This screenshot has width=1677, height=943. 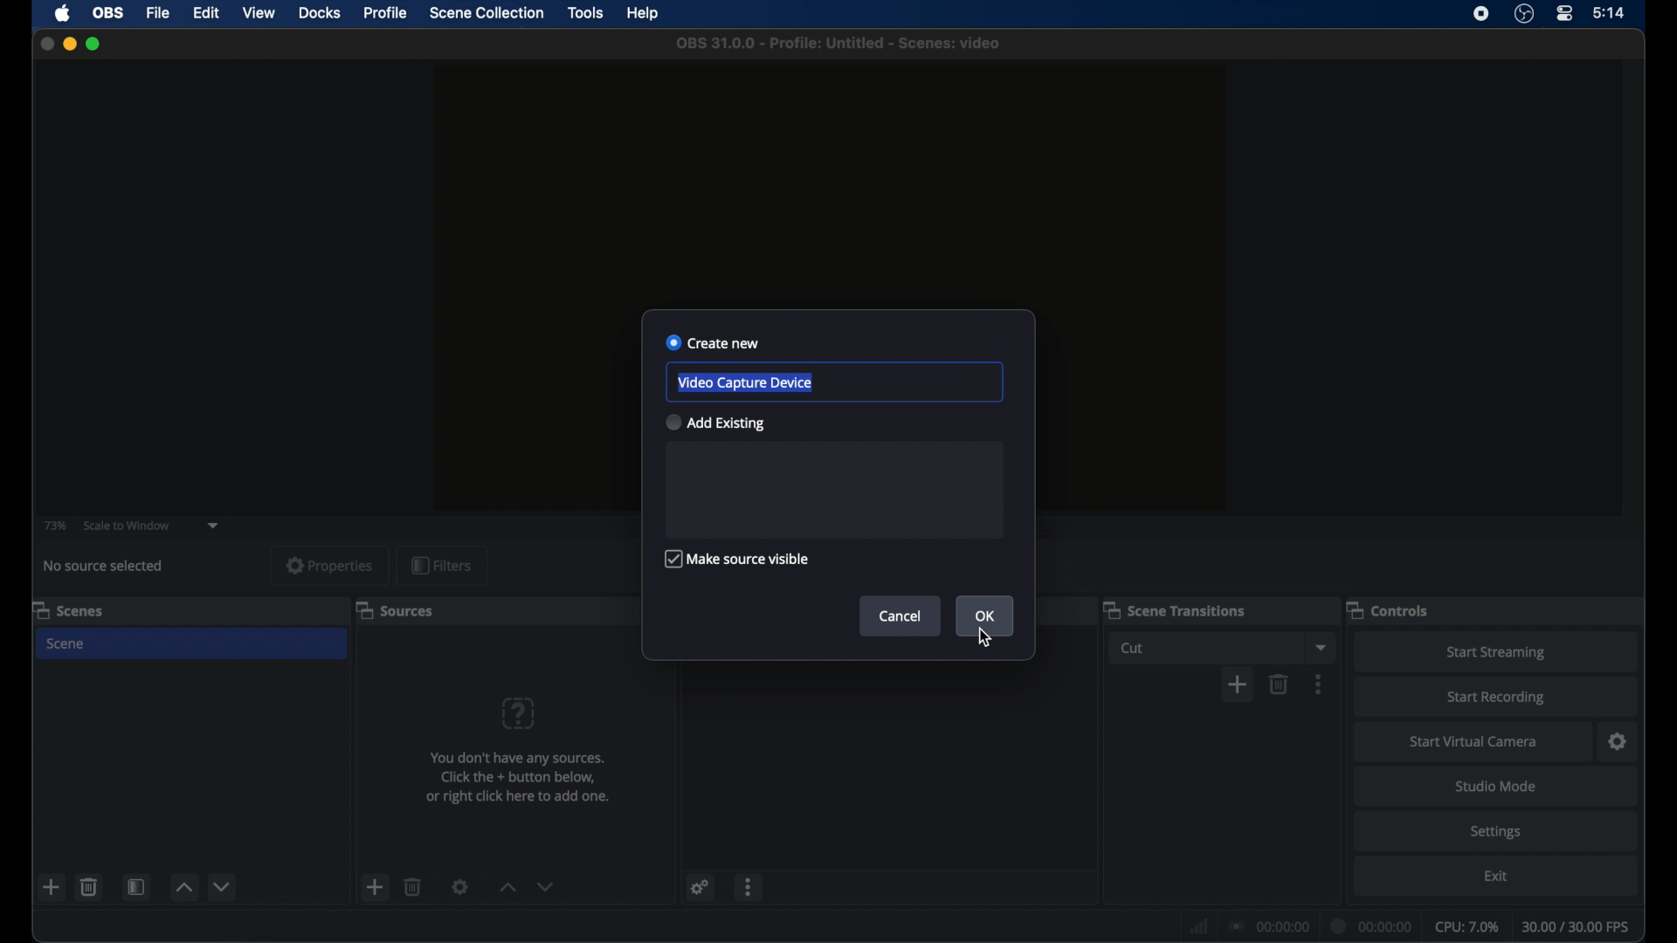 I want to click on studio mode, so click(x=1497, y=787).